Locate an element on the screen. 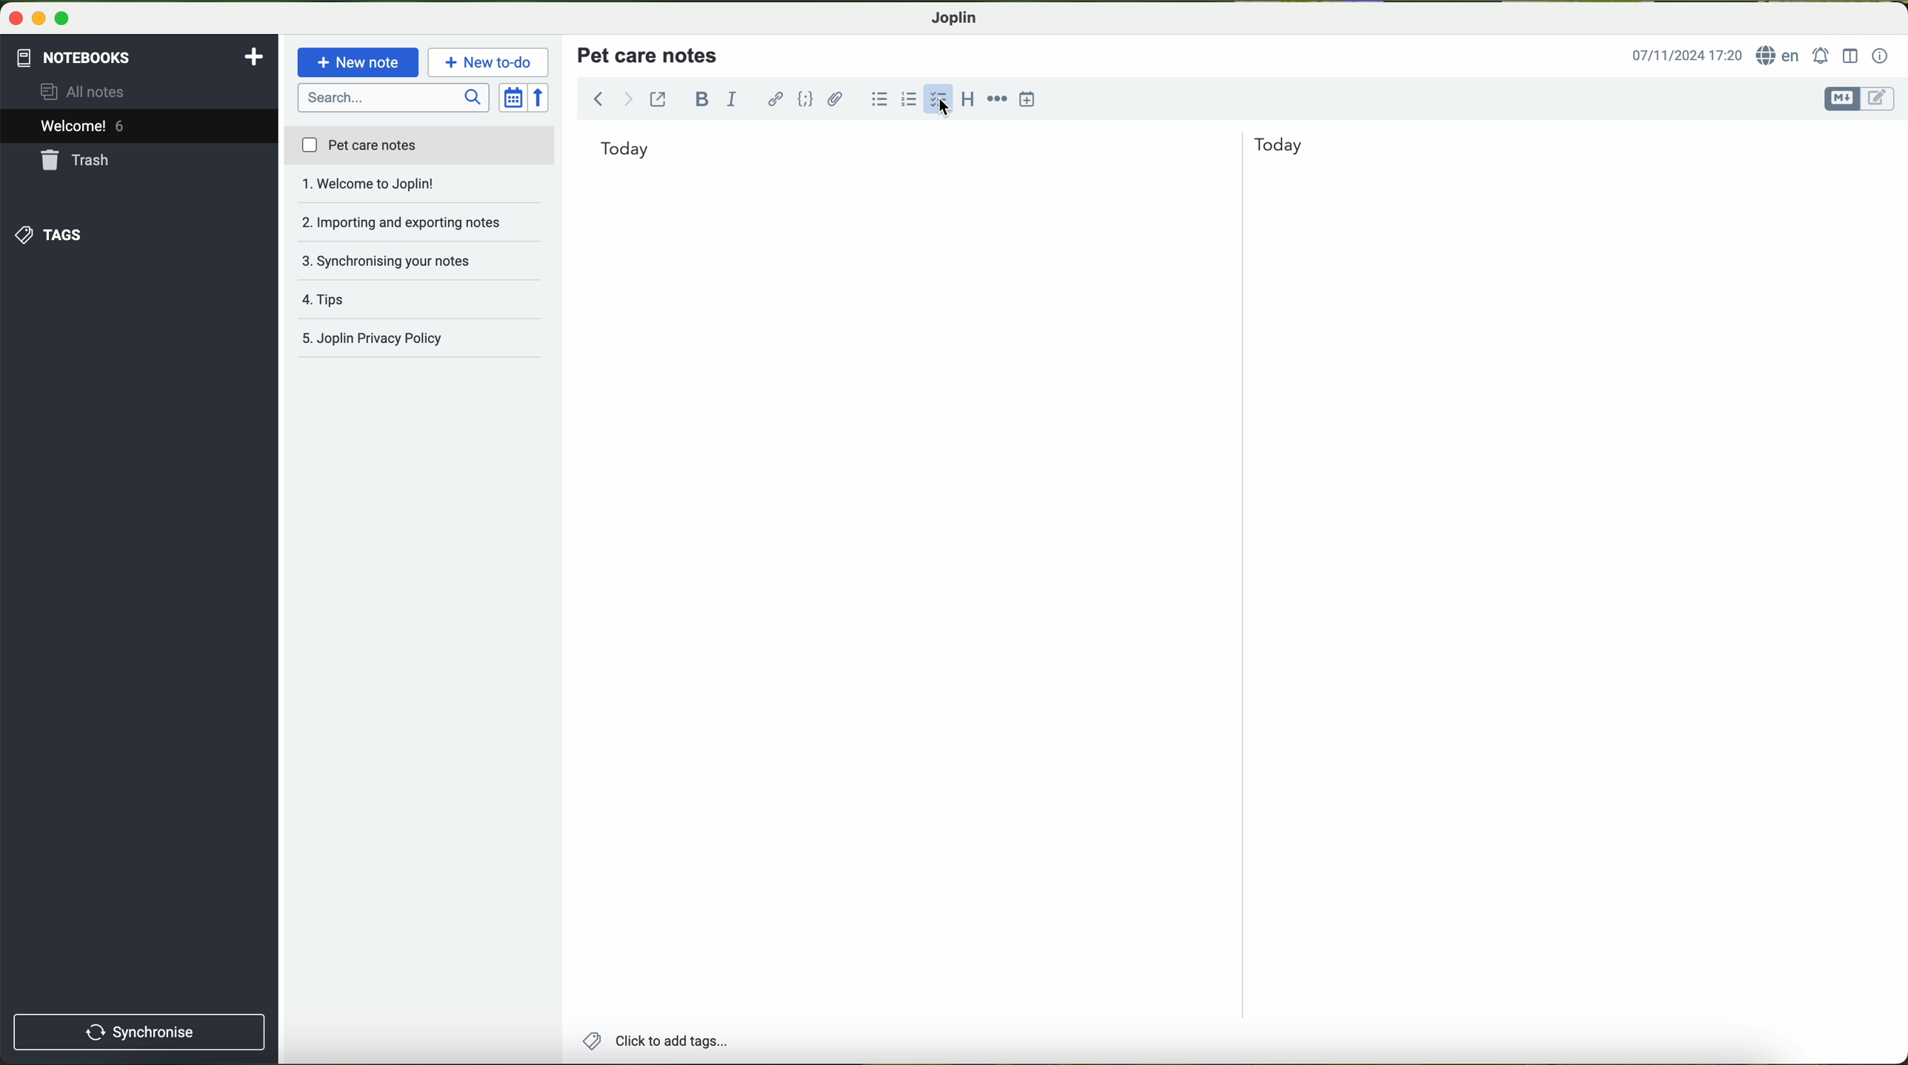 This screenshot has width=1908, height=1065. synchronising your notes is located at coordinates (421, 224).